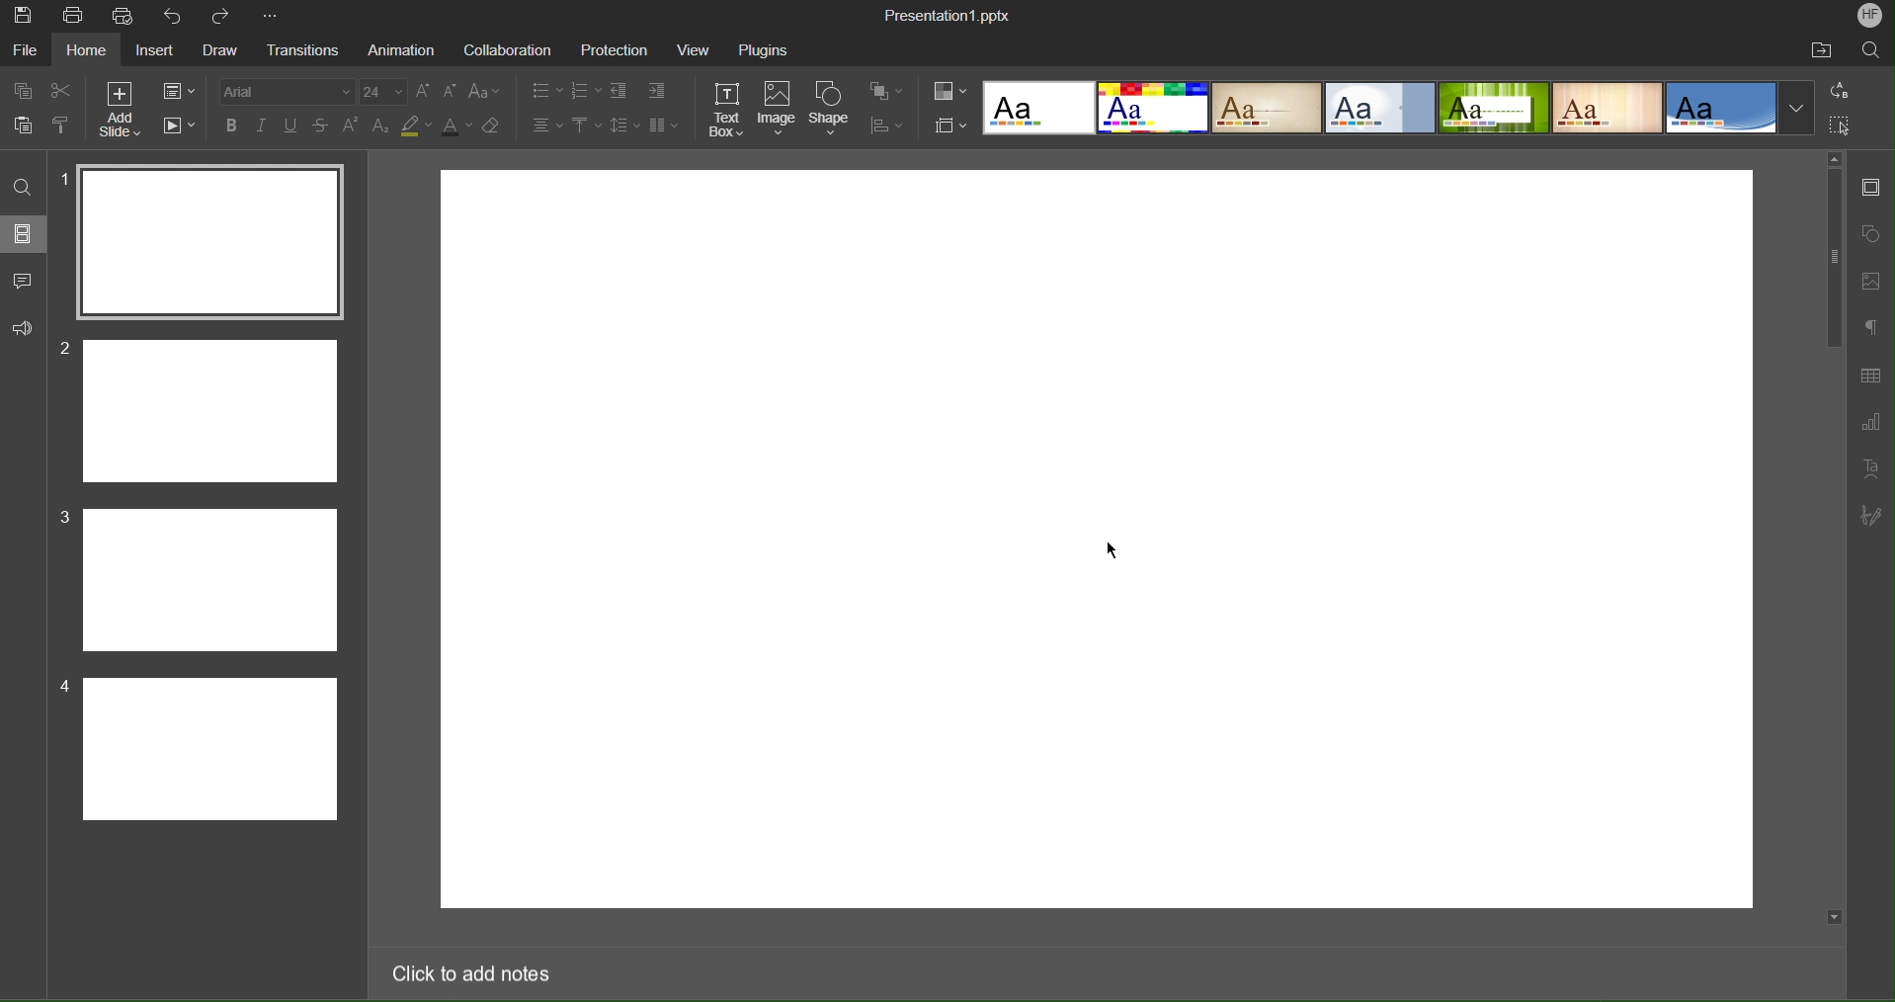 The width and height of the screenshot is (1895, 1002). I want to click on Feedback and Support, so click(23, 330).